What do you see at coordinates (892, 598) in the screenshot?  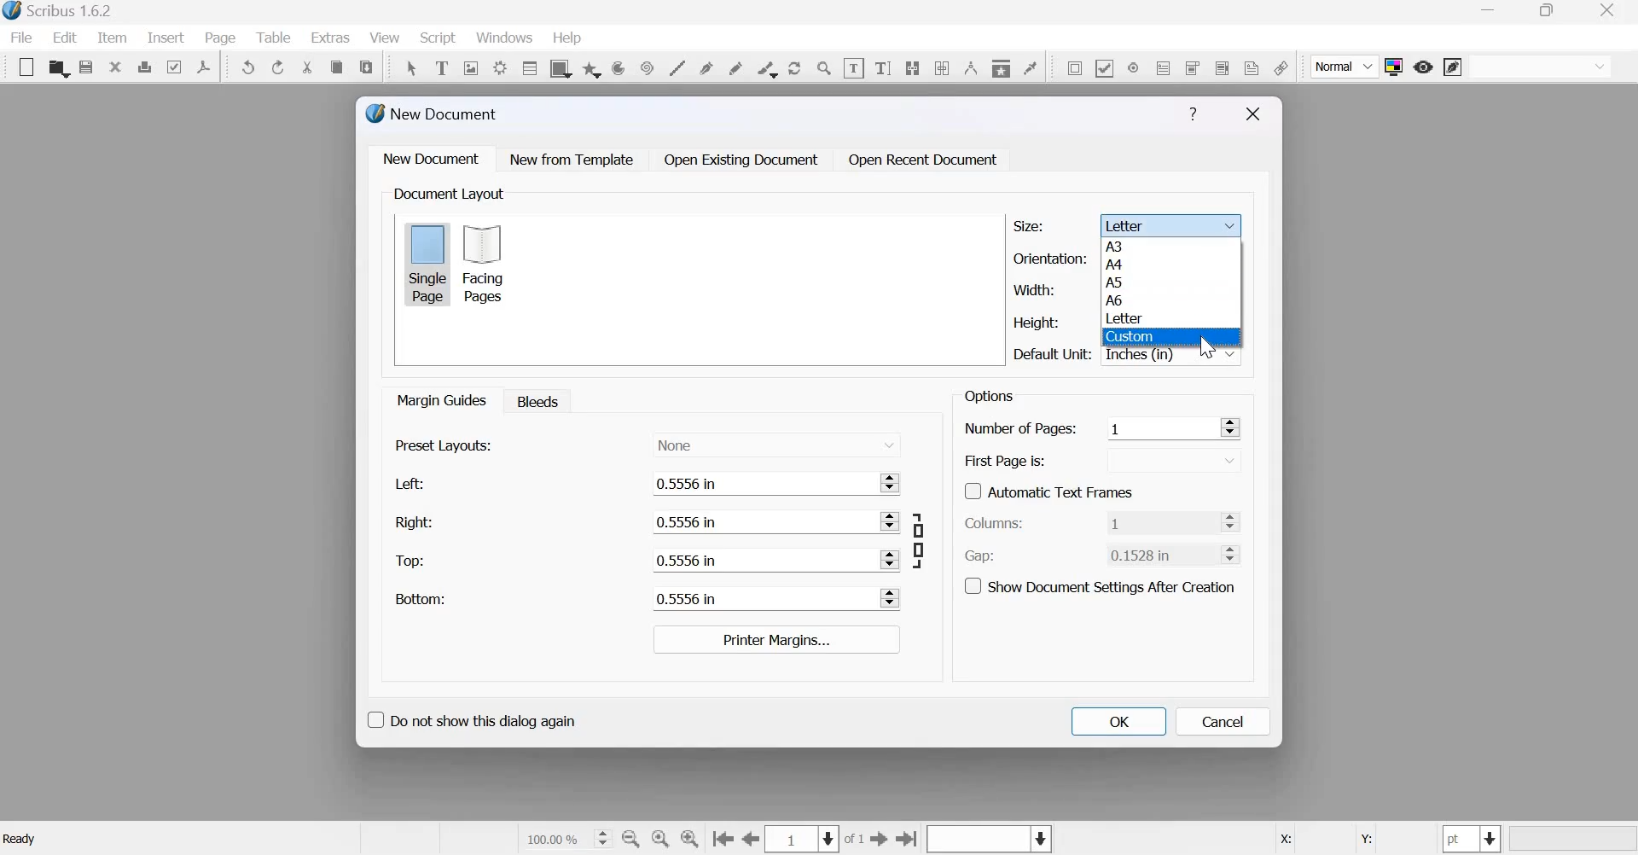 I see `Increase and Decrease` at bounding box center [892, 598].